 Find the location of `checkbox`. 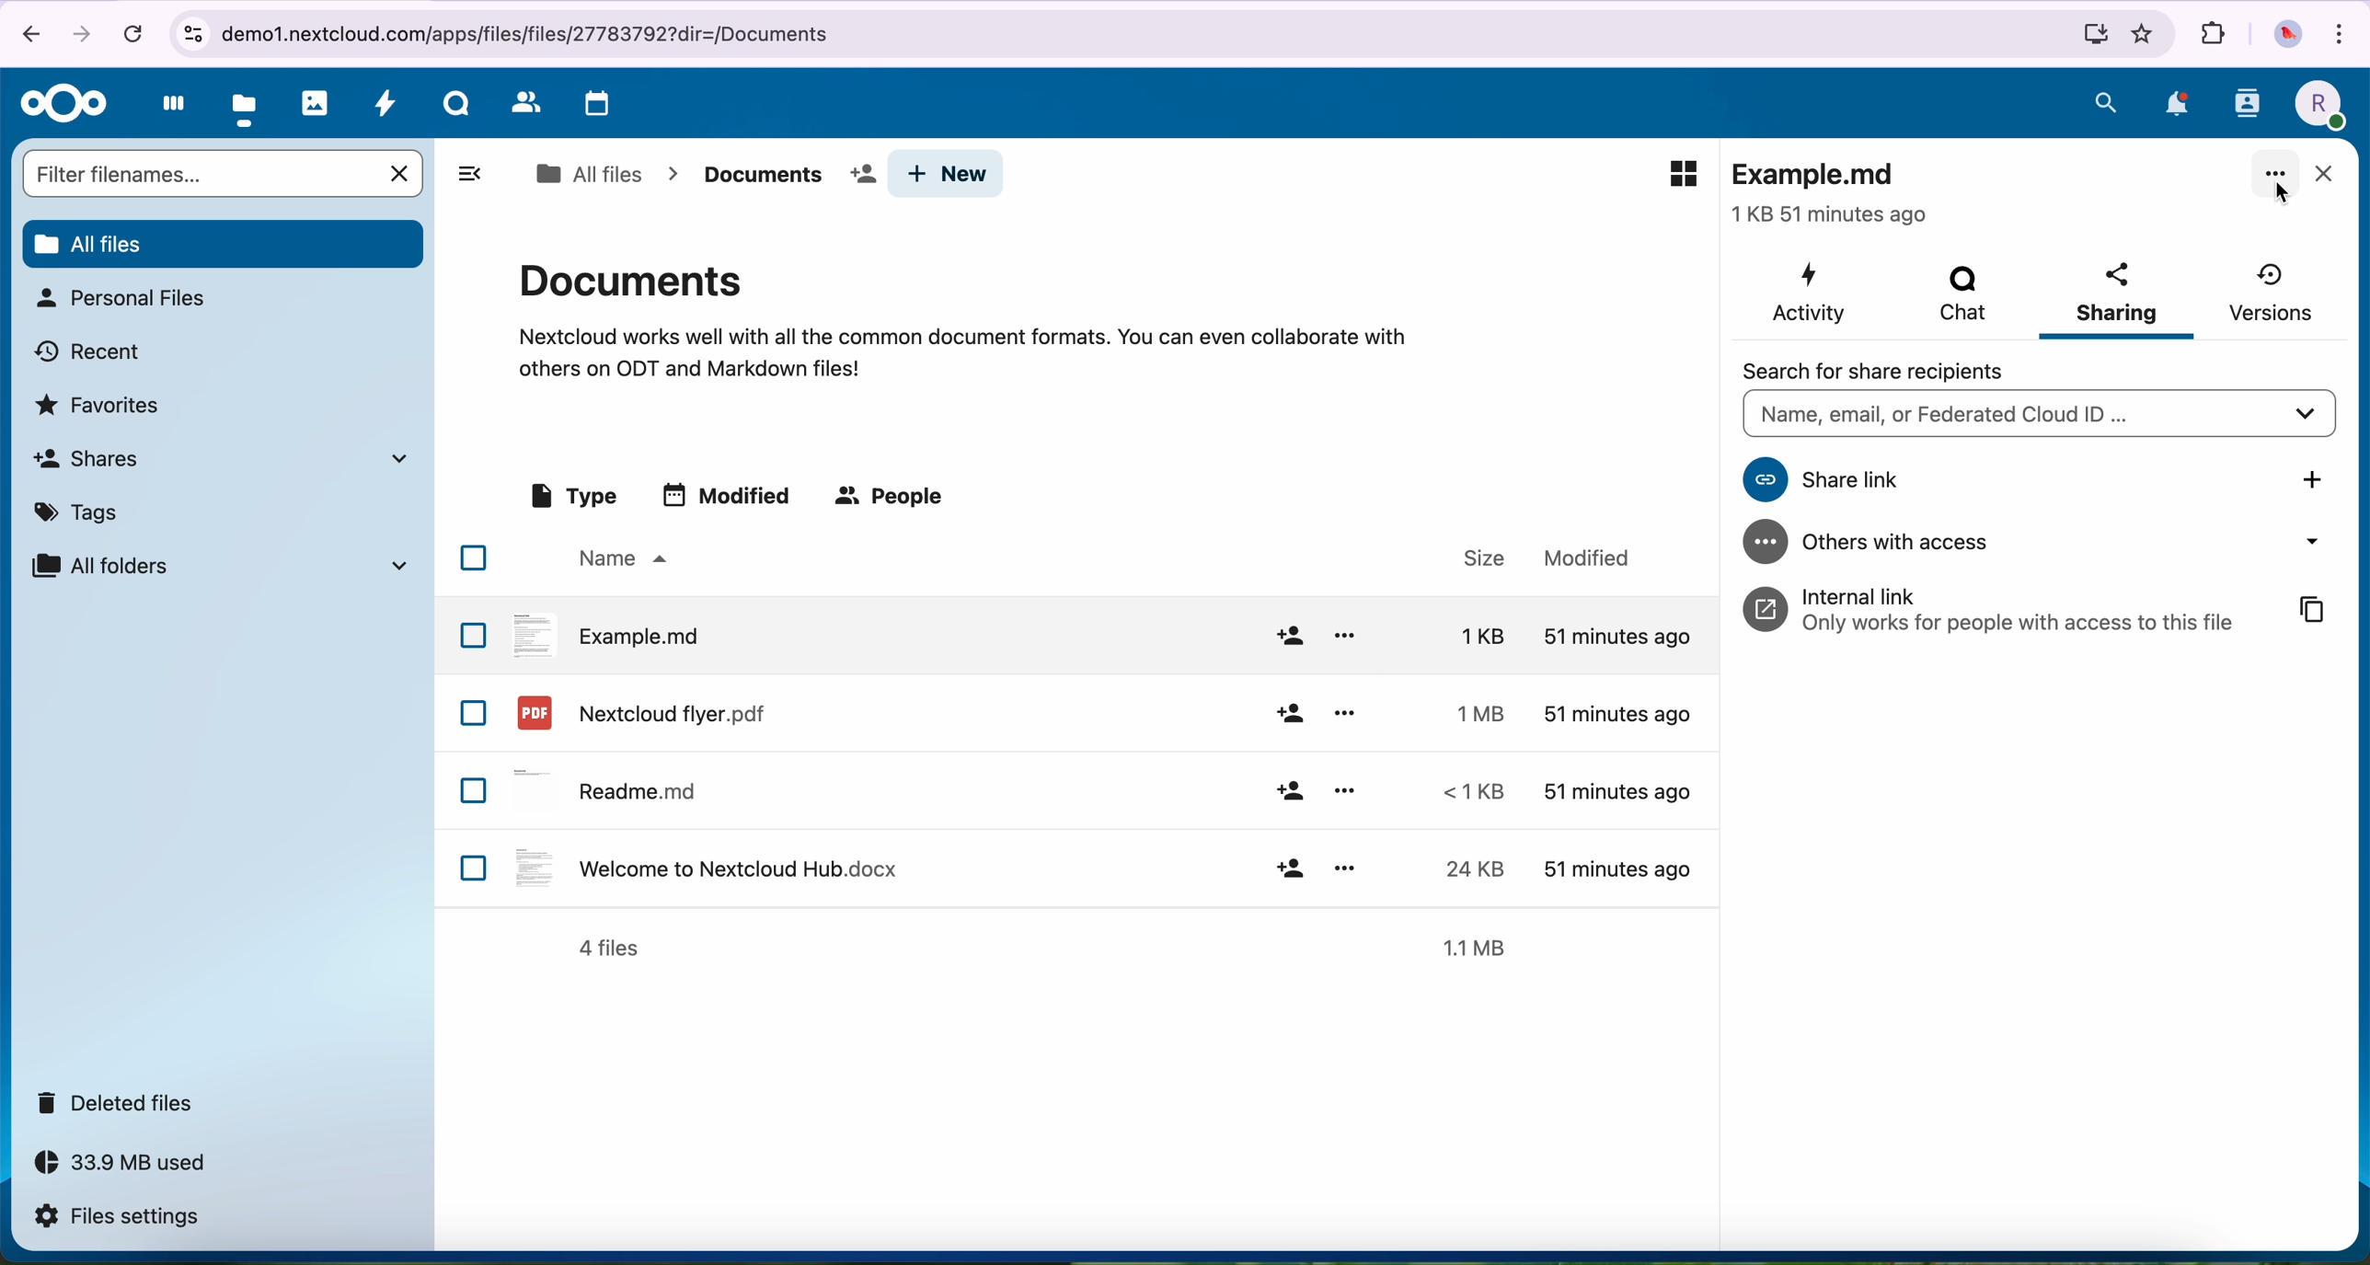

checkbox is located at coordinates (473, 634).